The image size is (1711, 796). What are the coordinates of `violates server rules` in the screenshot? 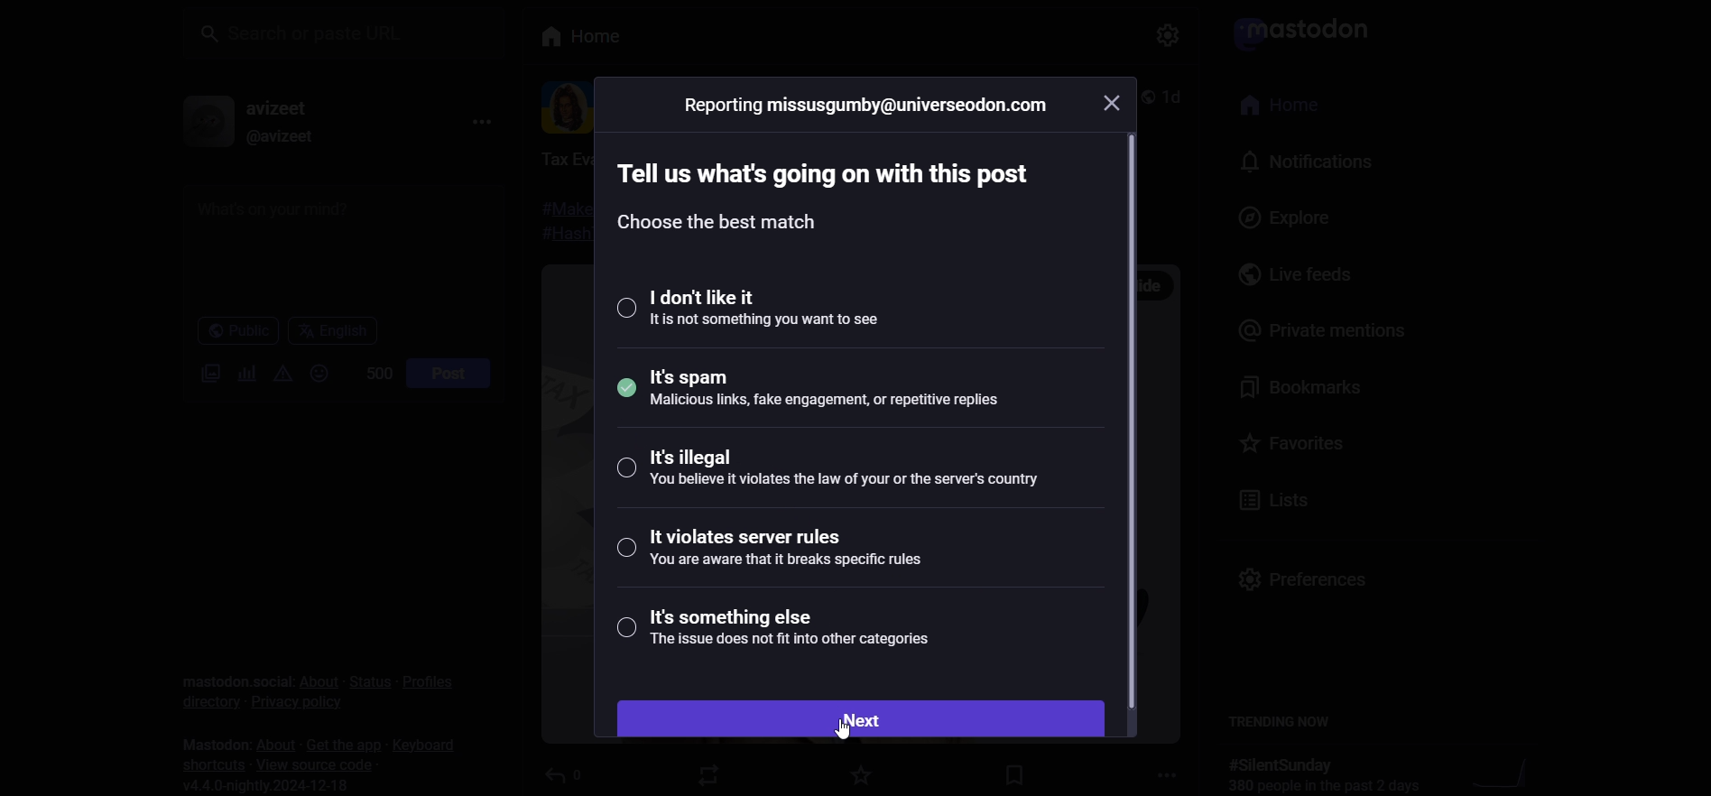 It's located at (763, 550).